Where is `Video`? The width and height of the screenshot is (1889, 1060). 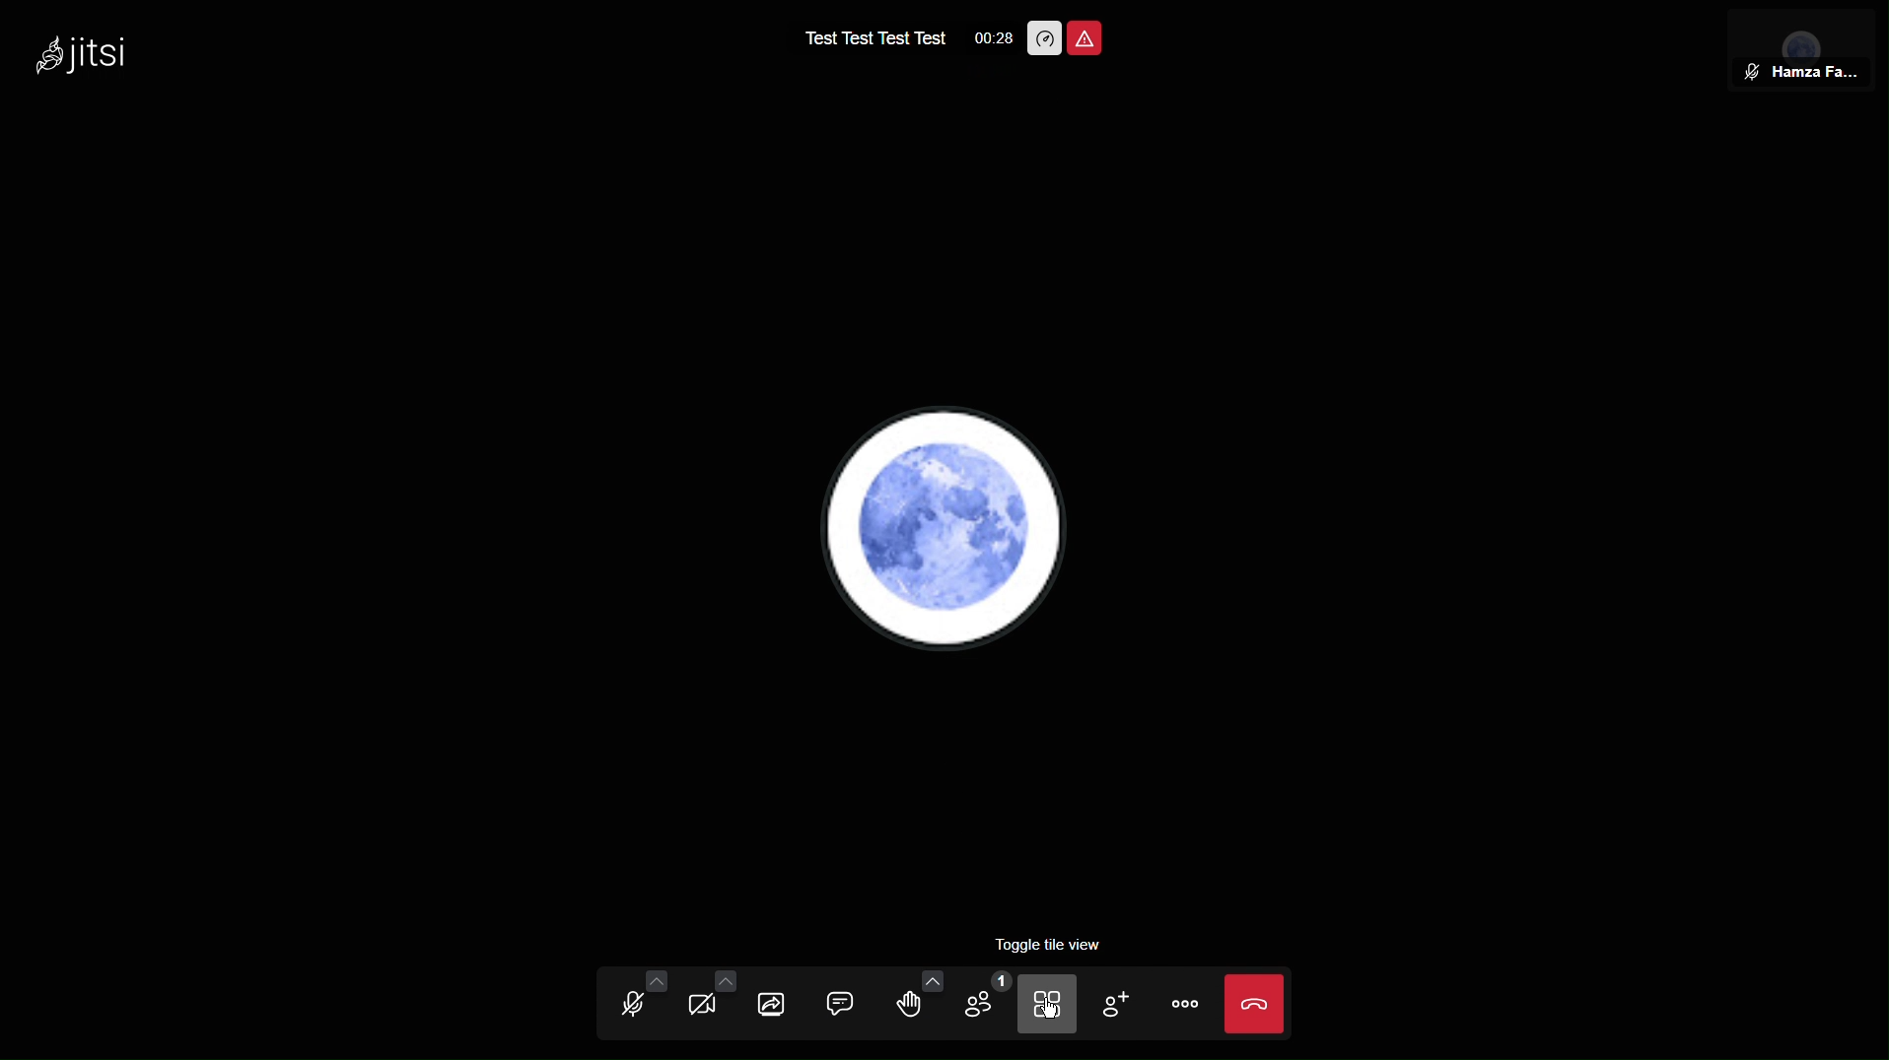
Video is located at coordinates (707, 1003).